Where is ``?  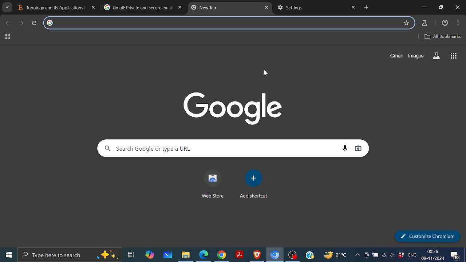
 is located at coordinates (416, 56).